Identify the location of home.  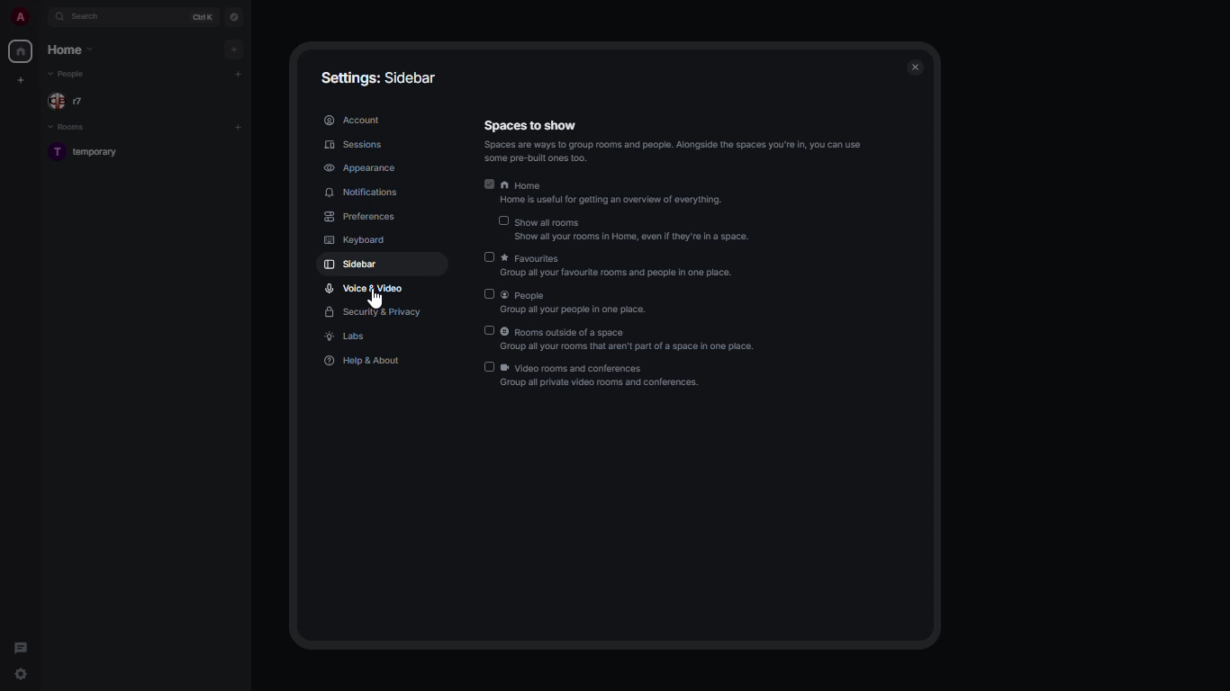
(20, 51).